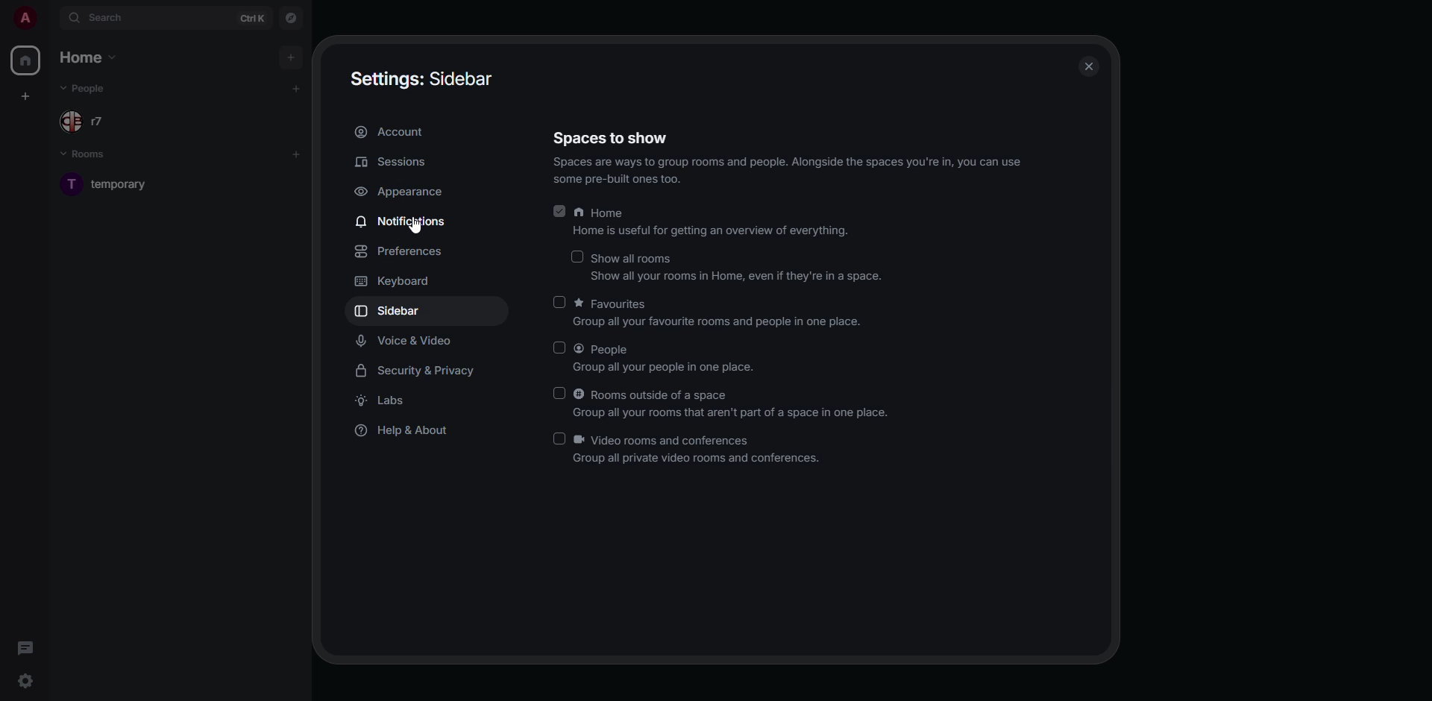  I want to click on quick settings, so click(25, 680).